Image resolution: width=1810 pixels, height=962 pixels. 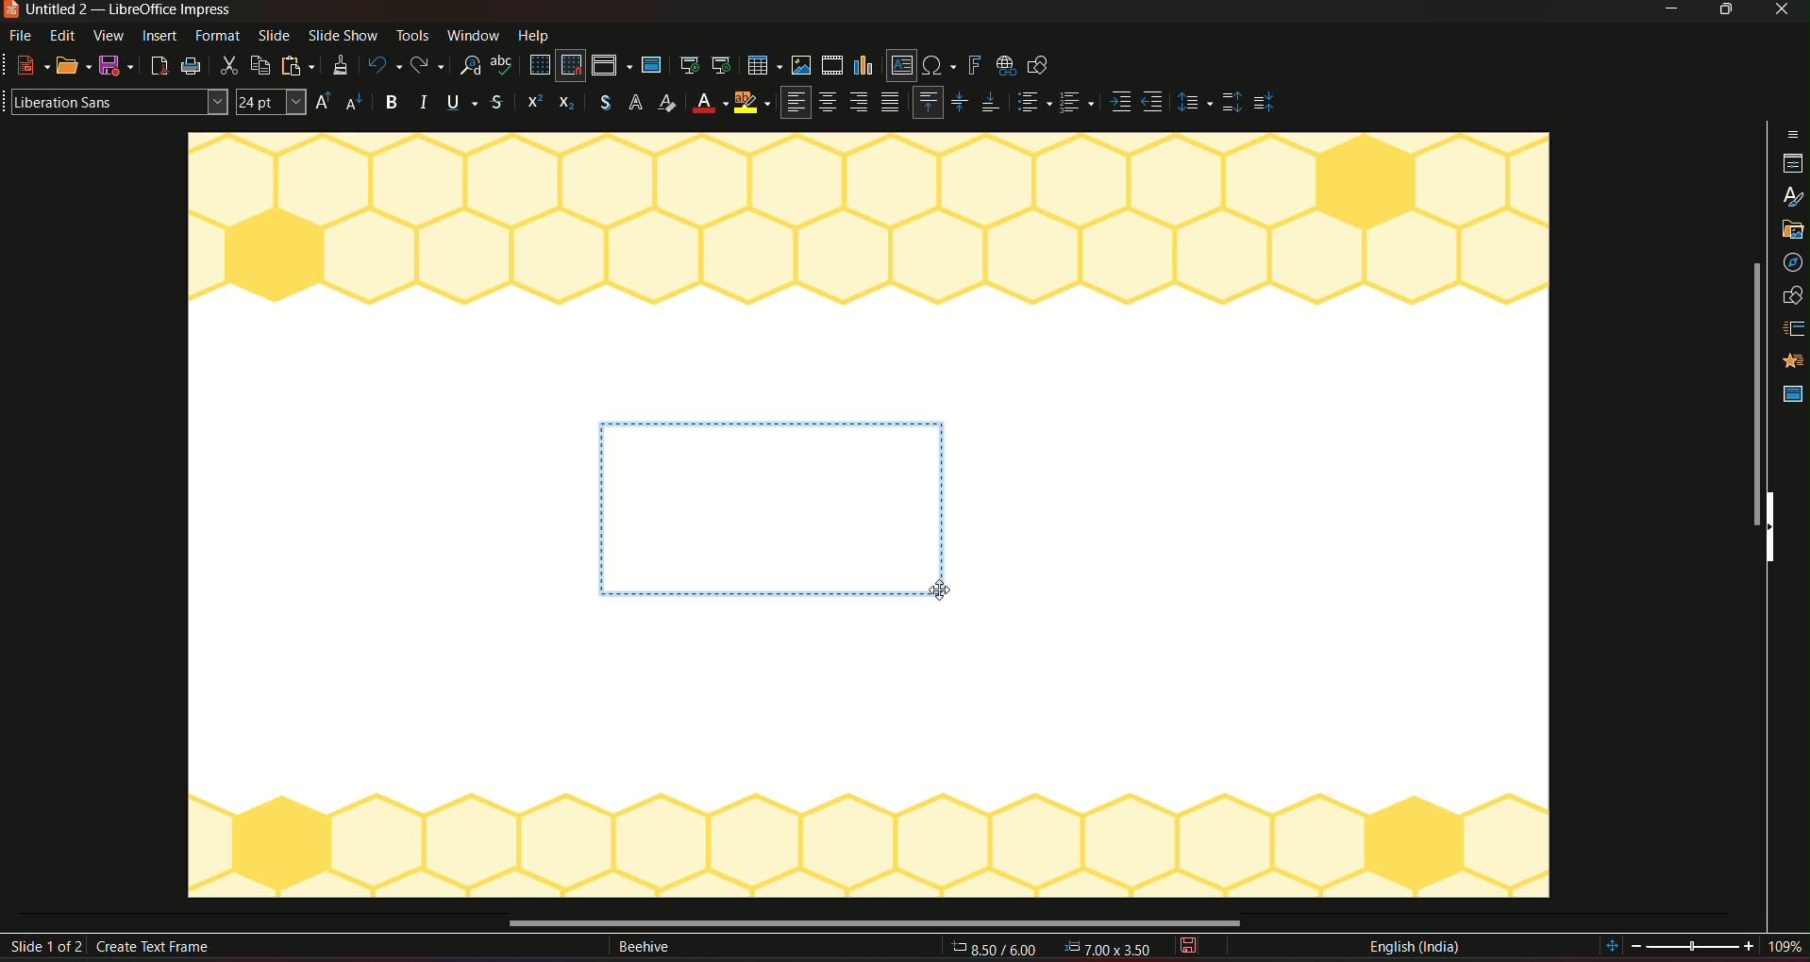 I want to click on create text frame, so click(x=162, y=949).